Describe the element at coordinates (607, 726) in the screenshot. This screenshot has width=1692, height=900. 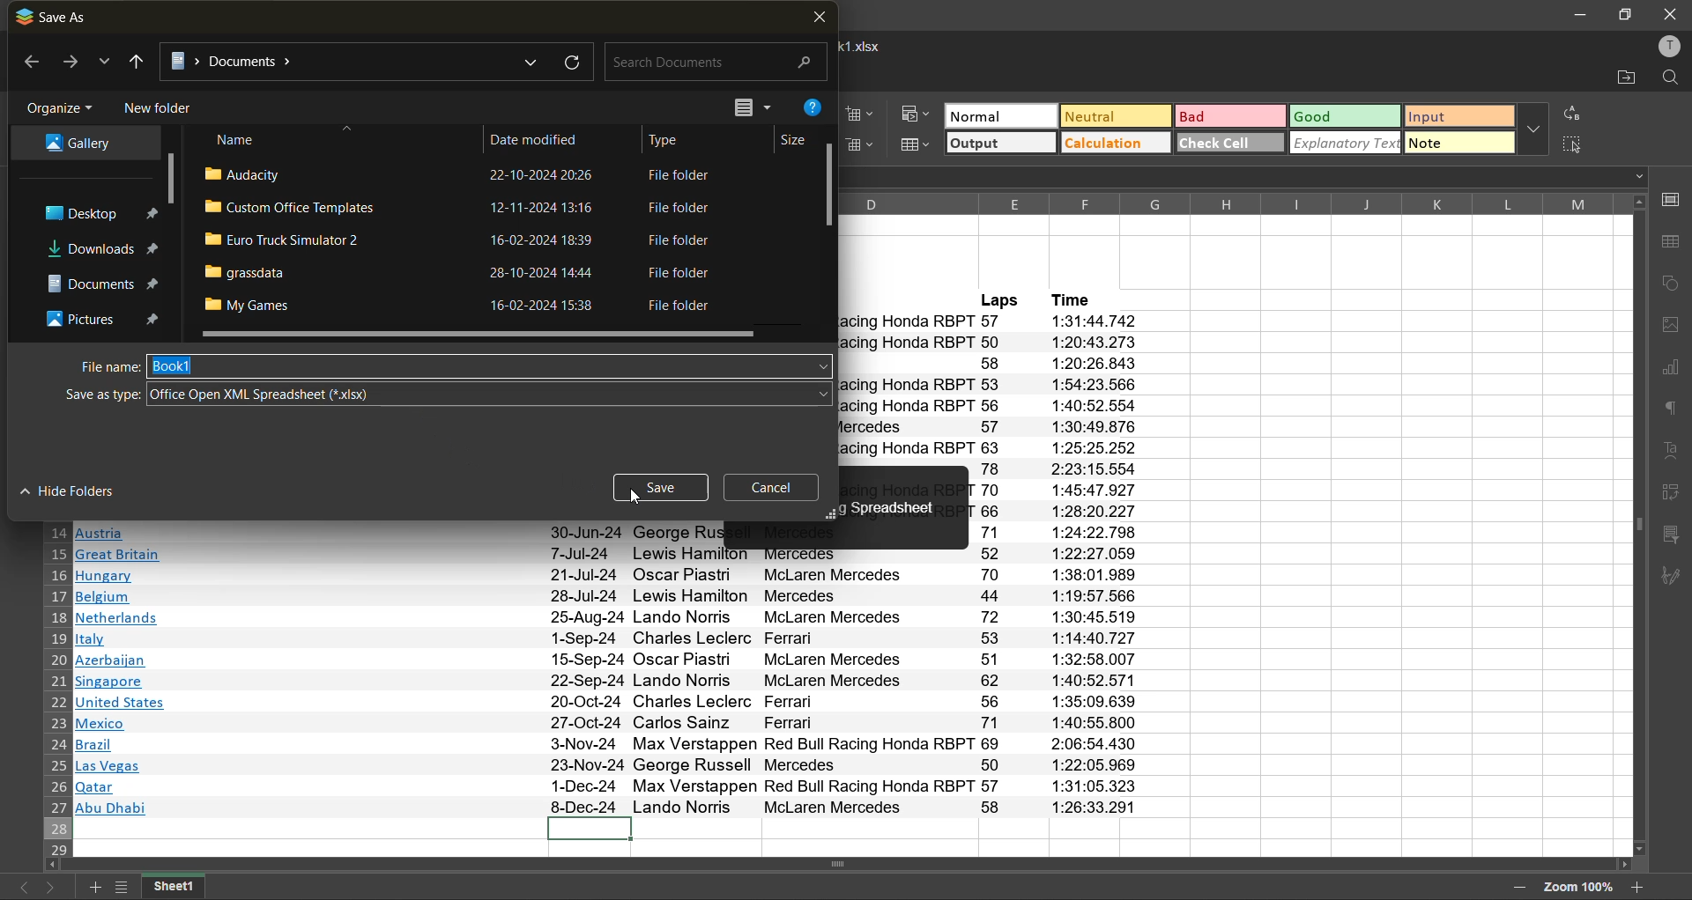
I see `Mexico 27-Oct-24 Carlos Sainz Ferrari 71 1:40:55.800` at that location.